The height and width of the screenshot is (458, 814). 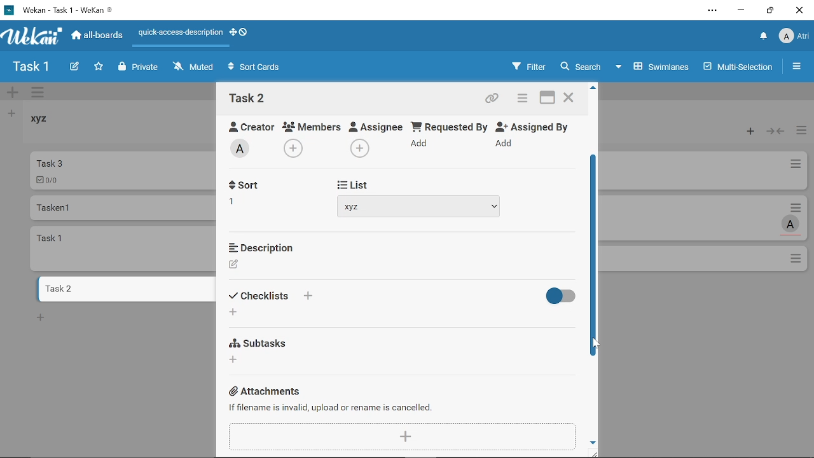 I want to click on Create, so click(x=74, y=67).